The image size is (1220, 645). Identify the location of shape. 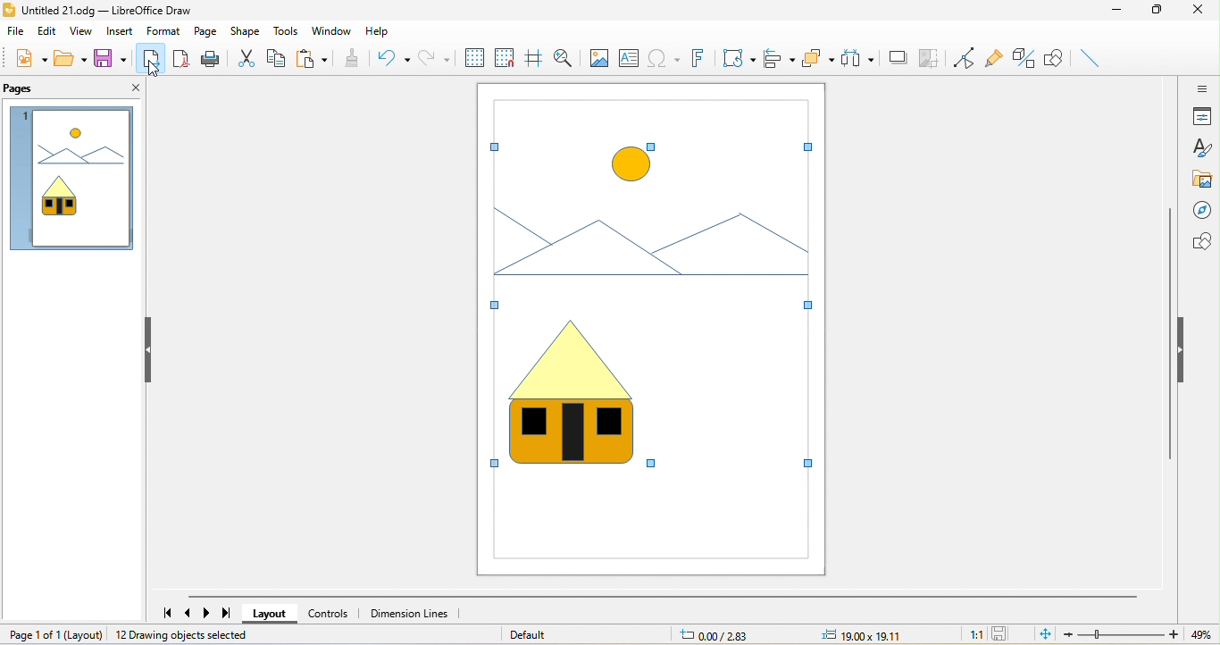
(247, 31).